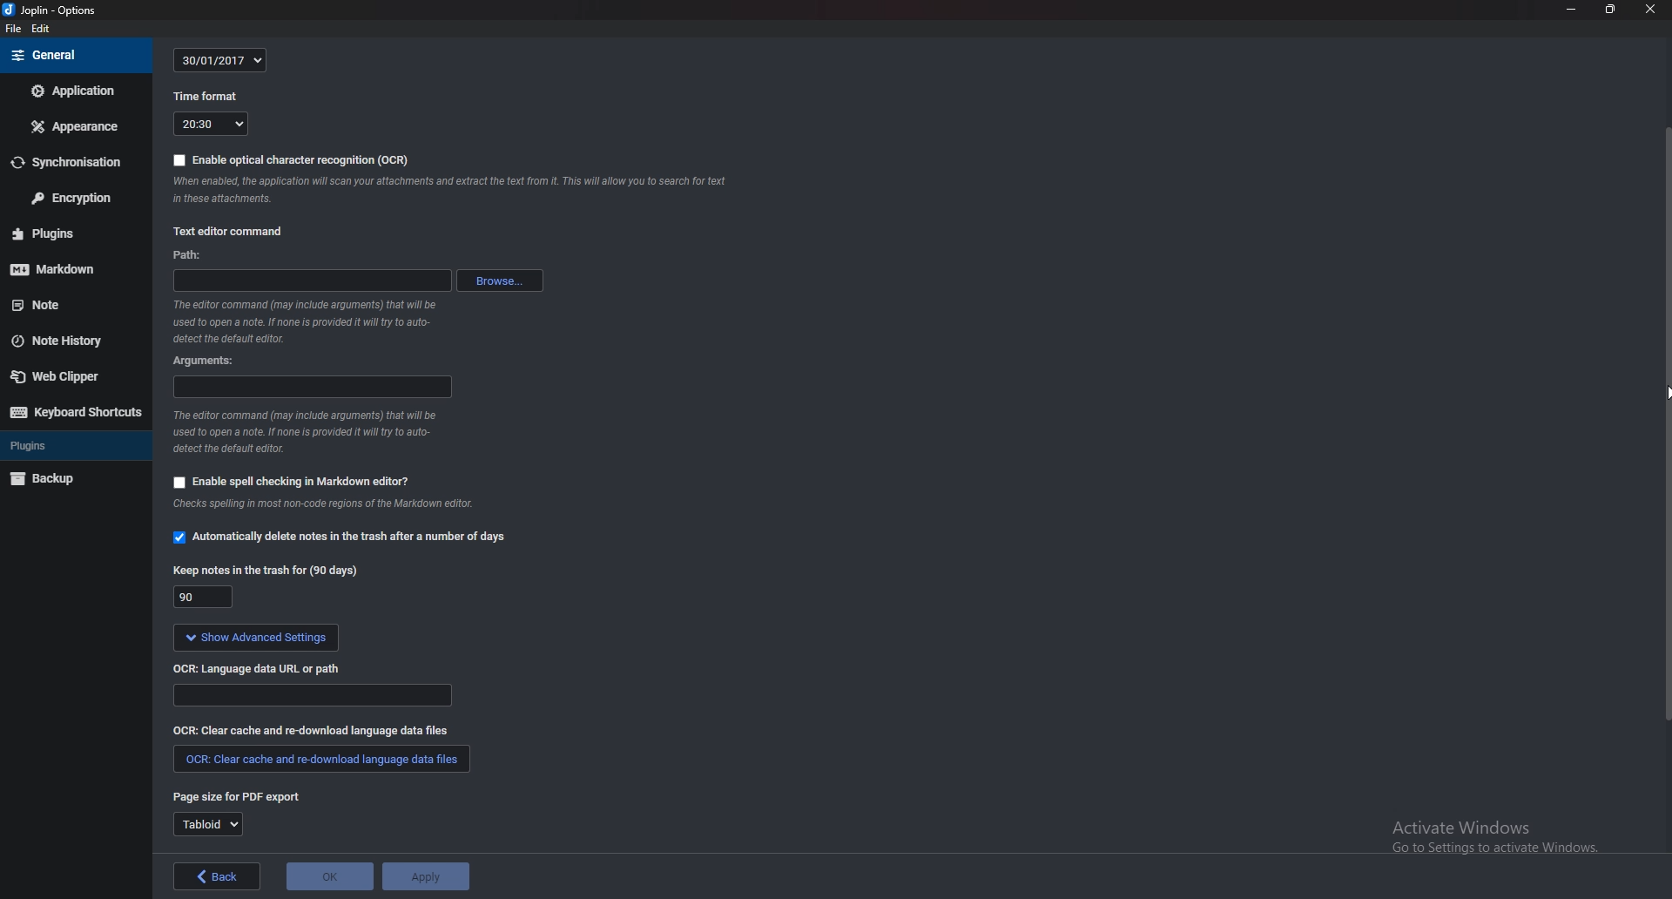 Image resolution: width=1672 pixels, height=899 pixels. What do you see at coordinates (320, 759) in the screenshot?
I see `clear cache and redownload language data` at bounding box center [320, 759].